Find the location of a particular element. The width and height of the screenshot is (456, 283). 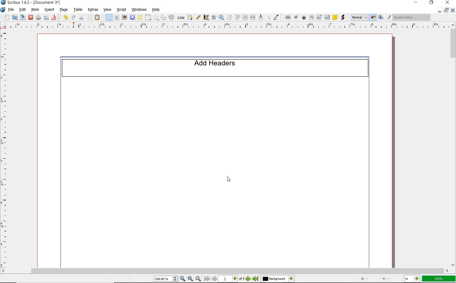

close is located at coordinates (447, 3).